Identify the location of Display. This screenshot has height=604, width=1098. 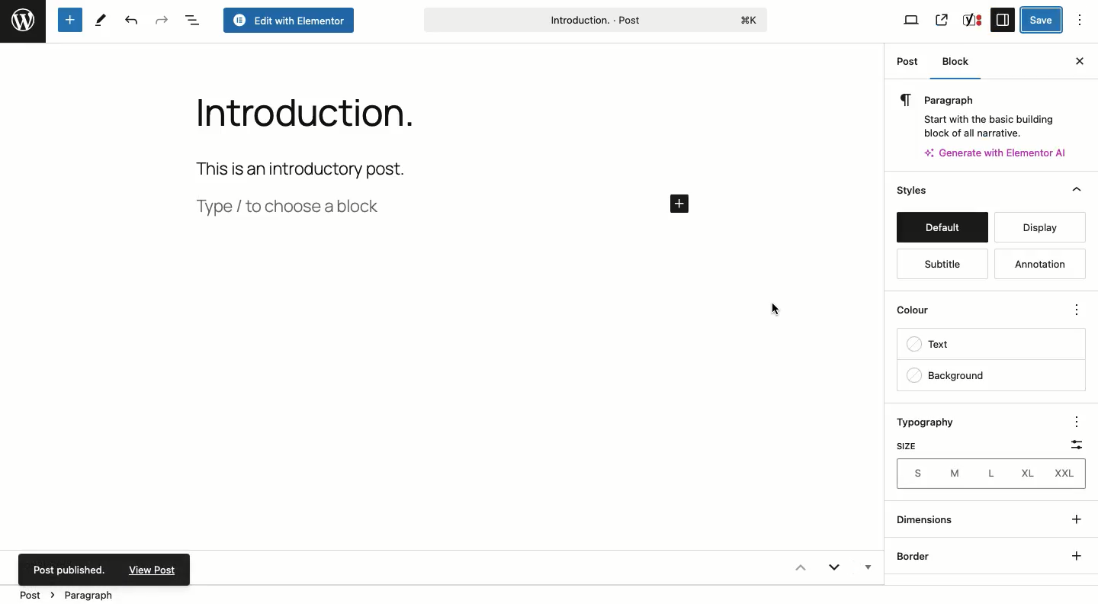
(1035, 227).